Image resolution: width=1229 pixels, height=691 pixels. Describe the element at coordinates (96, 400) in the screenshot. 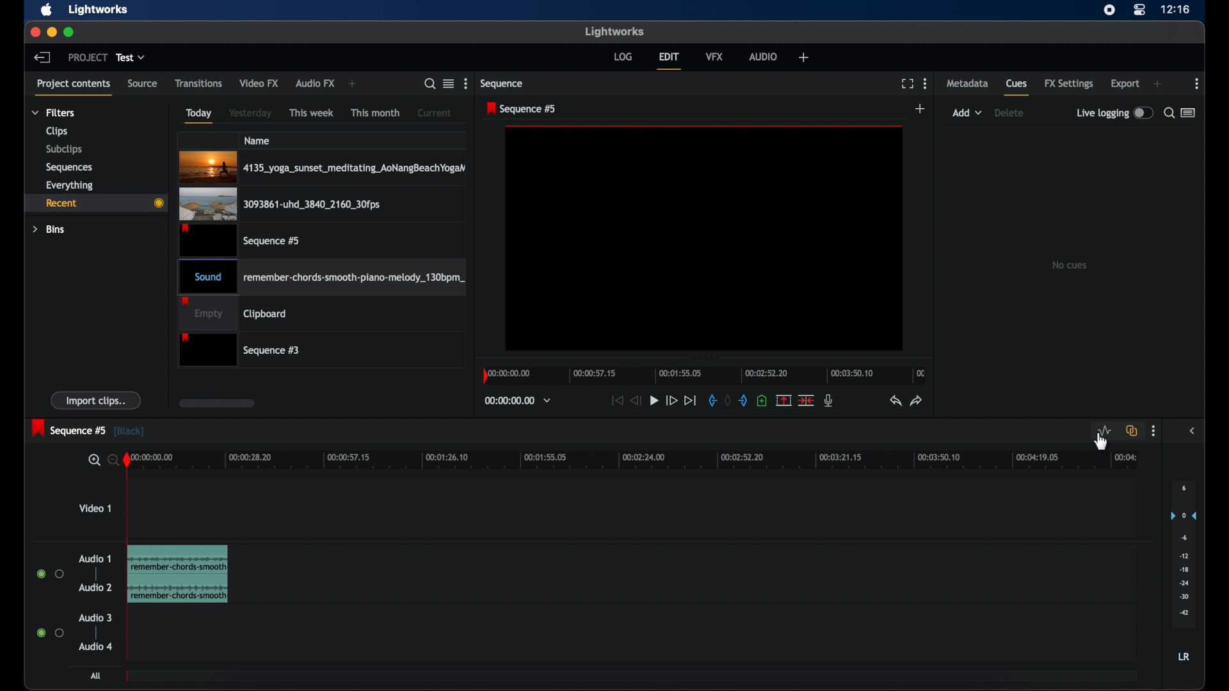

I see `import clips` at that location.